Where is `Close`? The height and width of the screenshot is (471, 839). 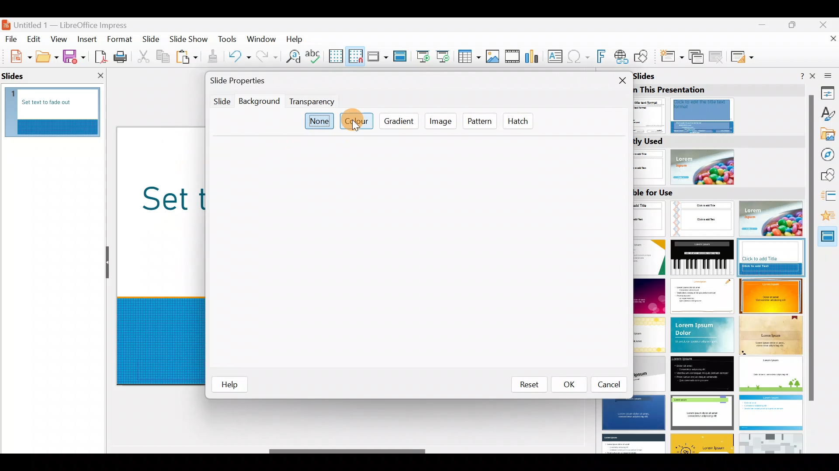
Close is located at coordinates (620, 80).